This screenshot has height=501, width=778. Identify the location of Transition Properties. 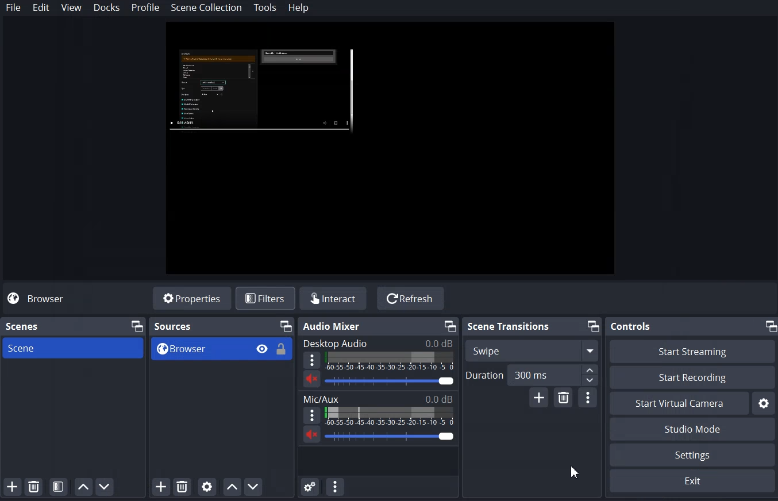
(587, 398).